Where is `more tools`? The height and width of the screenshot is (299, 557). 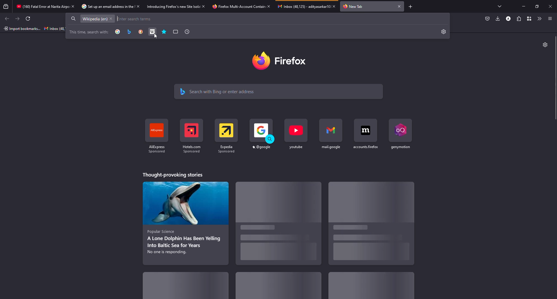
more tools is located at coordinates (539, 19).